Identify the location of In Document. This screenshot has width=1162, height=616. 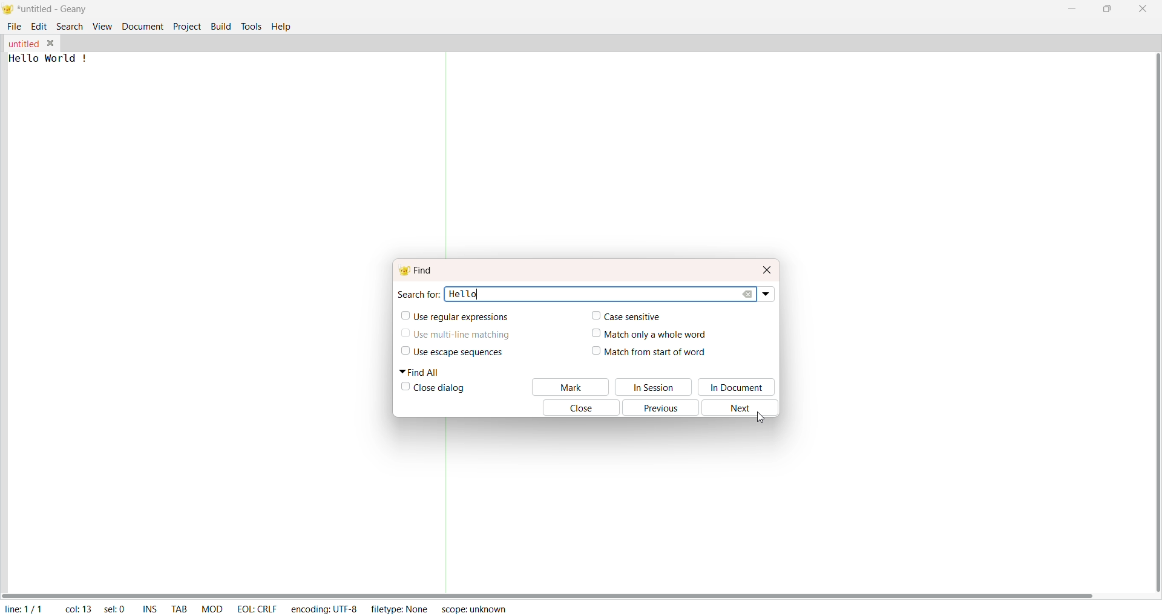
(739, 387).